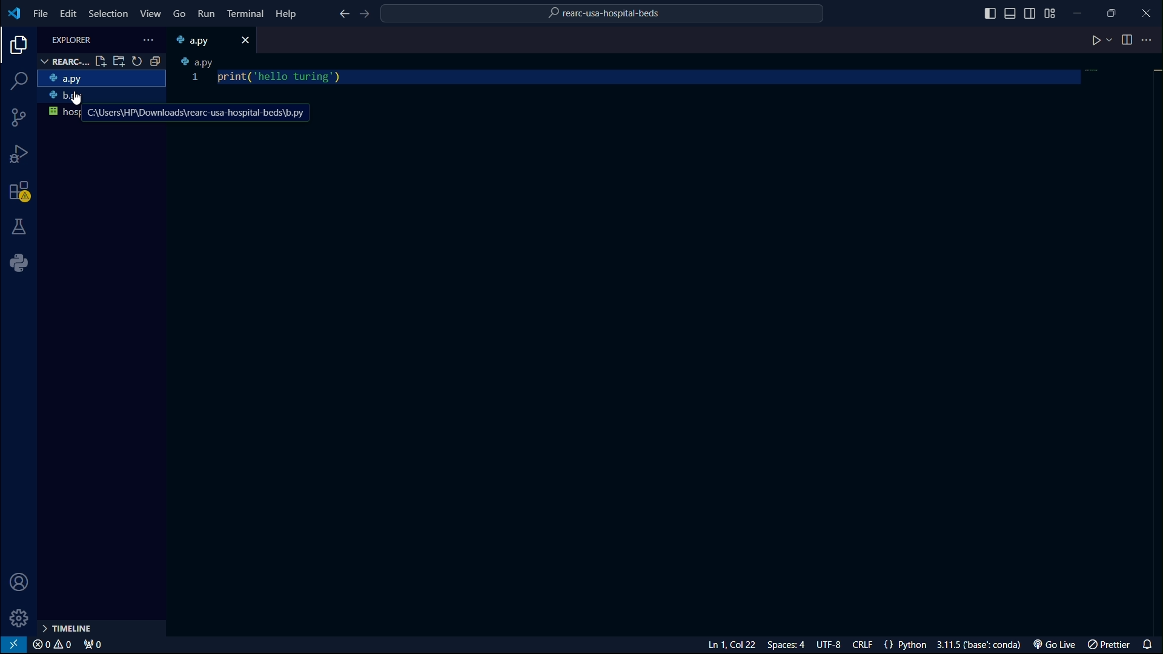  Describe the element at coordinates (368, 15) in the screenshot. I see `go forward` at that location.